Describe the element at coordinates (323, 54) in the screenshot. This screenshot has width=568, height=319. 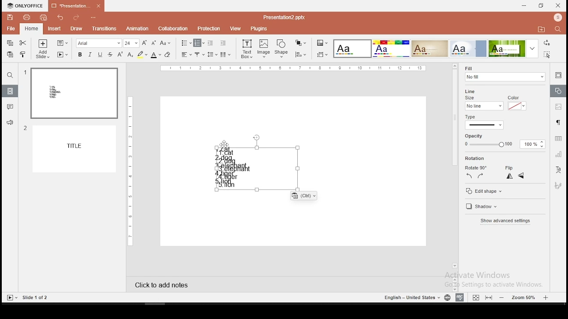
I see `select slide size` at that location.